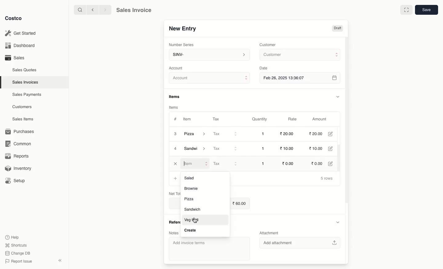 This screenshot has height=269, width=443. I want to click on Draft, so click(337, 29).